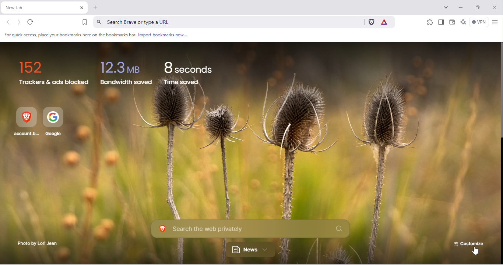 The image size is (503, 265). I want to click on Brave rewards, so click(386, 22).